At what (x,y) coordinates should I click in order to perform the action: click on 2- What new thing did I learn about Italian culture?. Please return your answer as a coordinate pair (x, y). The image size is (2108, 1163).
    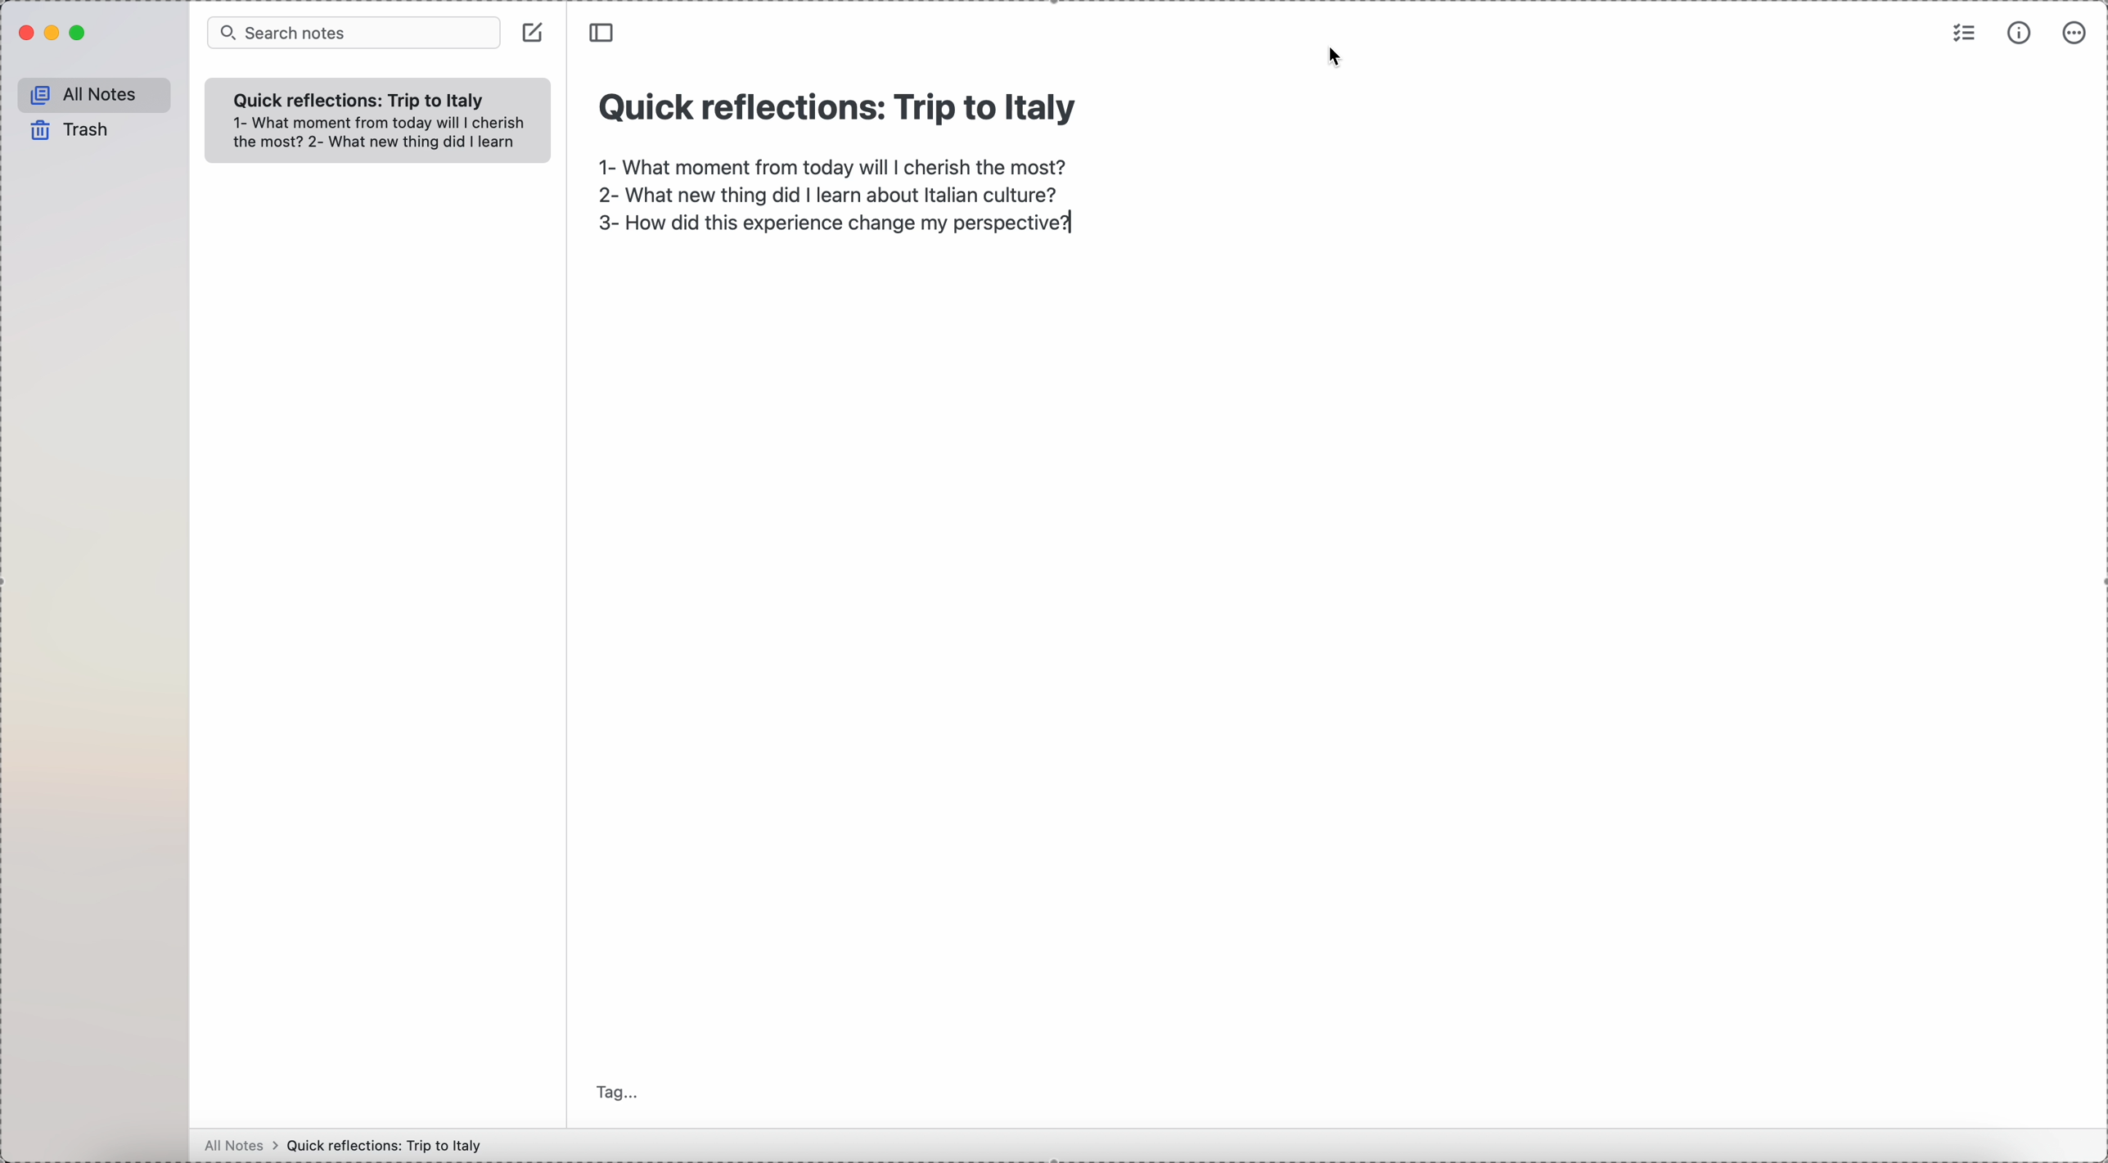
    Looking at the image, I should click on (377, 142).